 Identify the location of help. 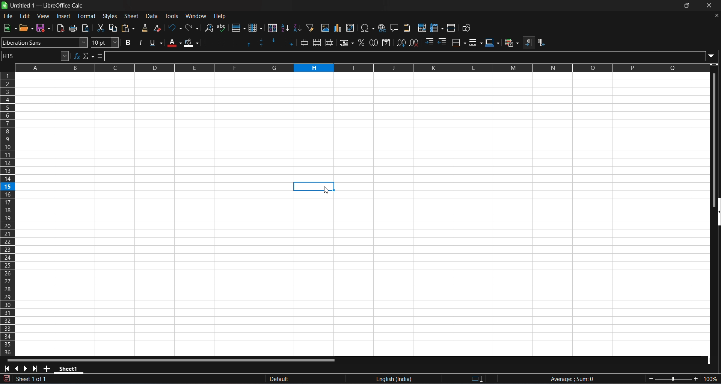
(220, 17).